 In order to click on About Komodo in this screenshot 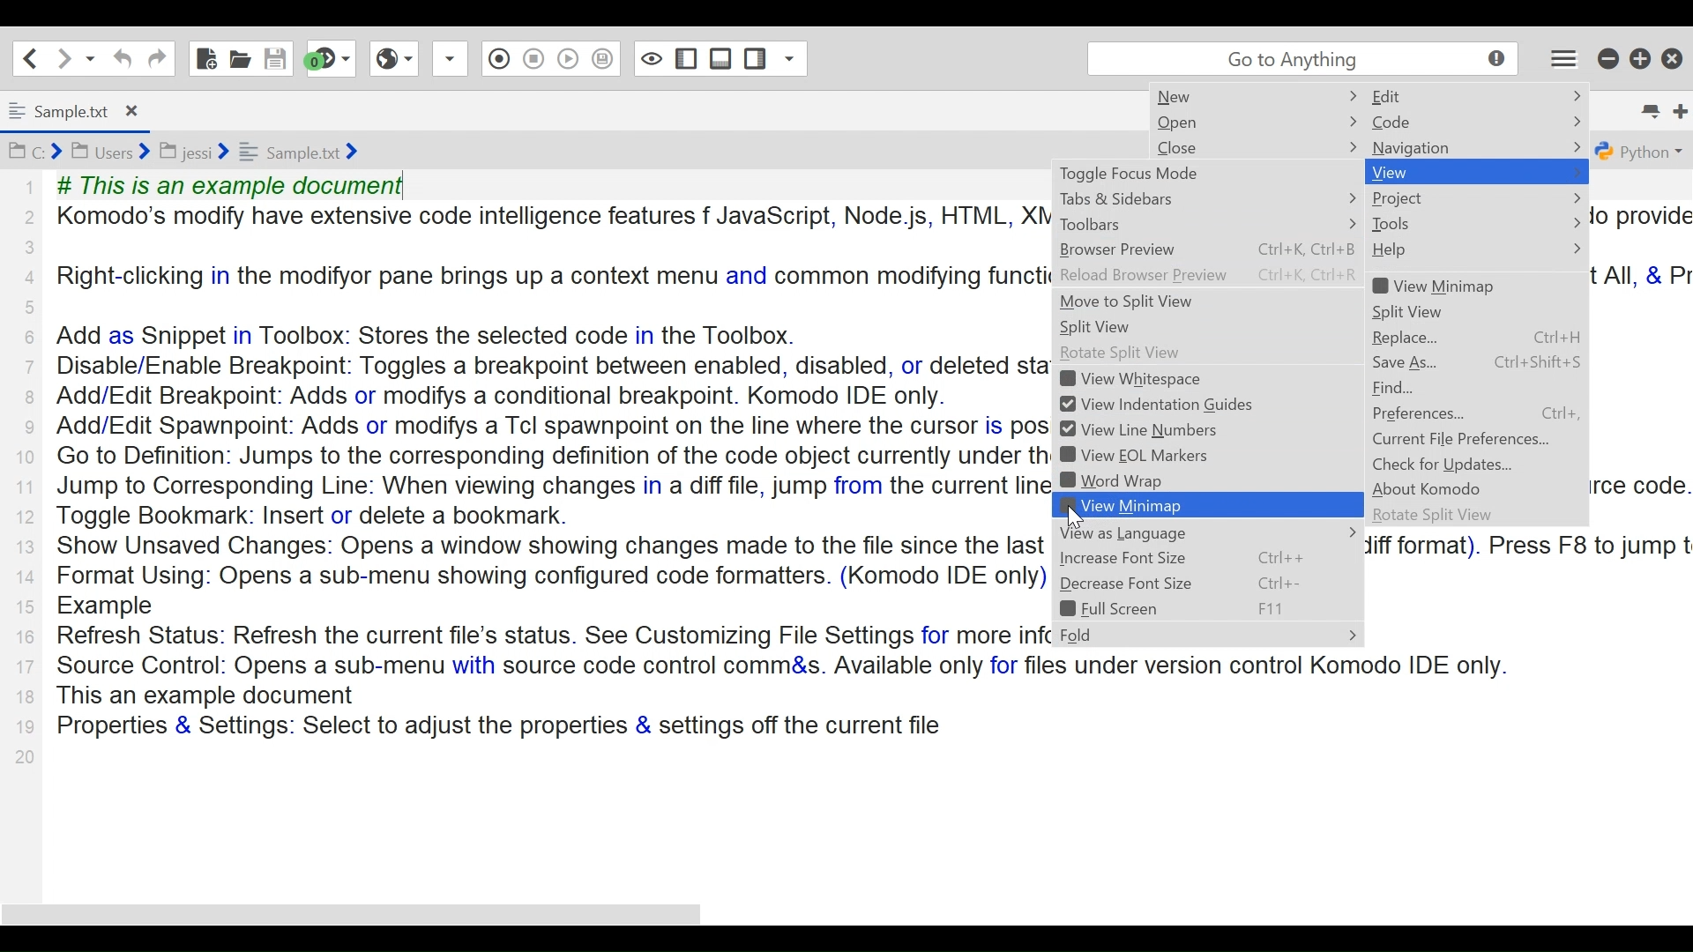, I will do `click(1432, 489)`.